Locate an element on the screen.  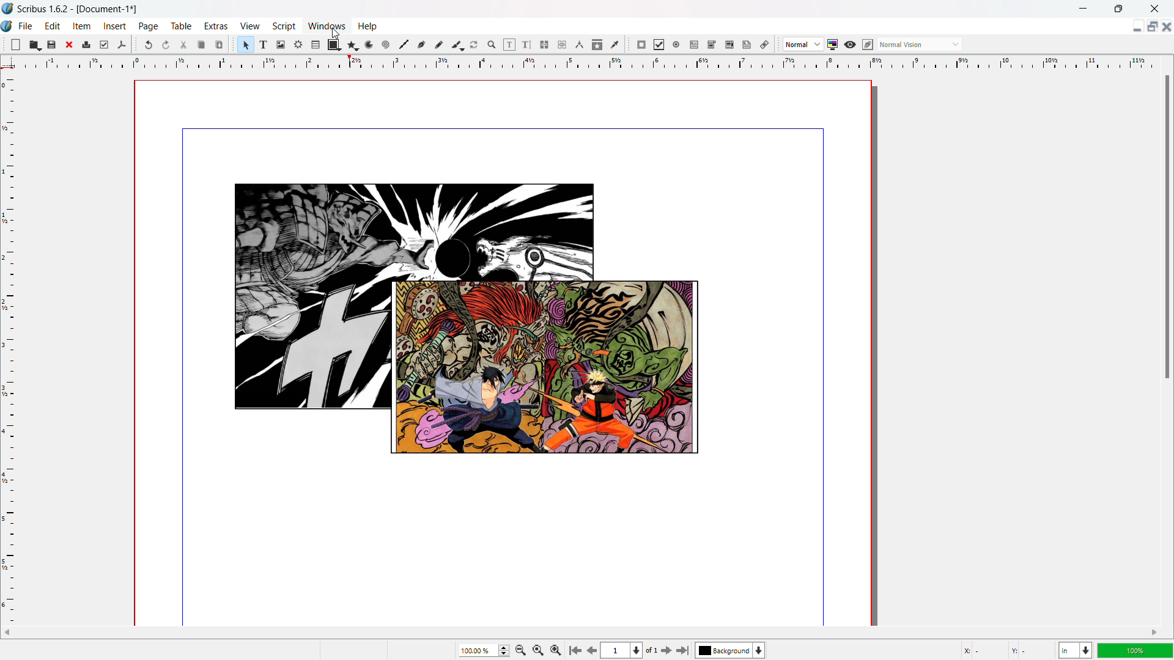
move tools is located at coordinates (4, 43).